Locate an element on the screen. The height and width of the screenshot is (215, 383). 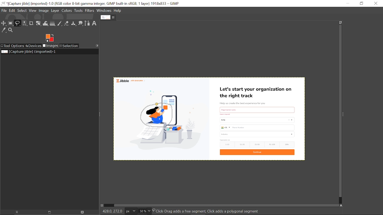
Color picker tool is located at coordinates (4, 30).